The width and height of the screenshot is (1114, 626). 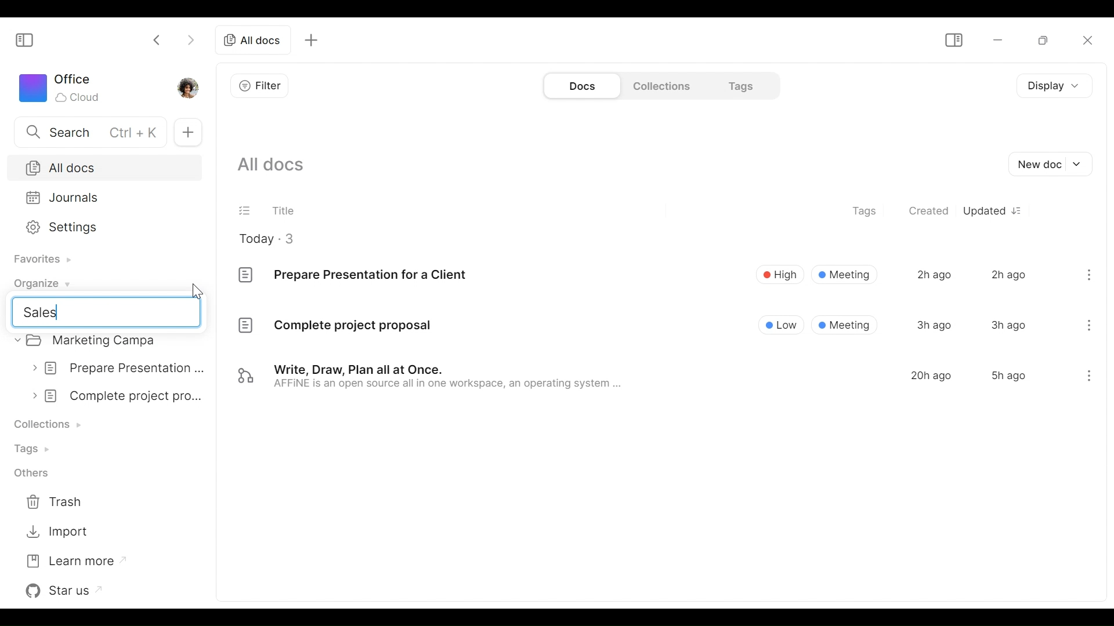 I want to click on Organize, so click(x=40, y=283).